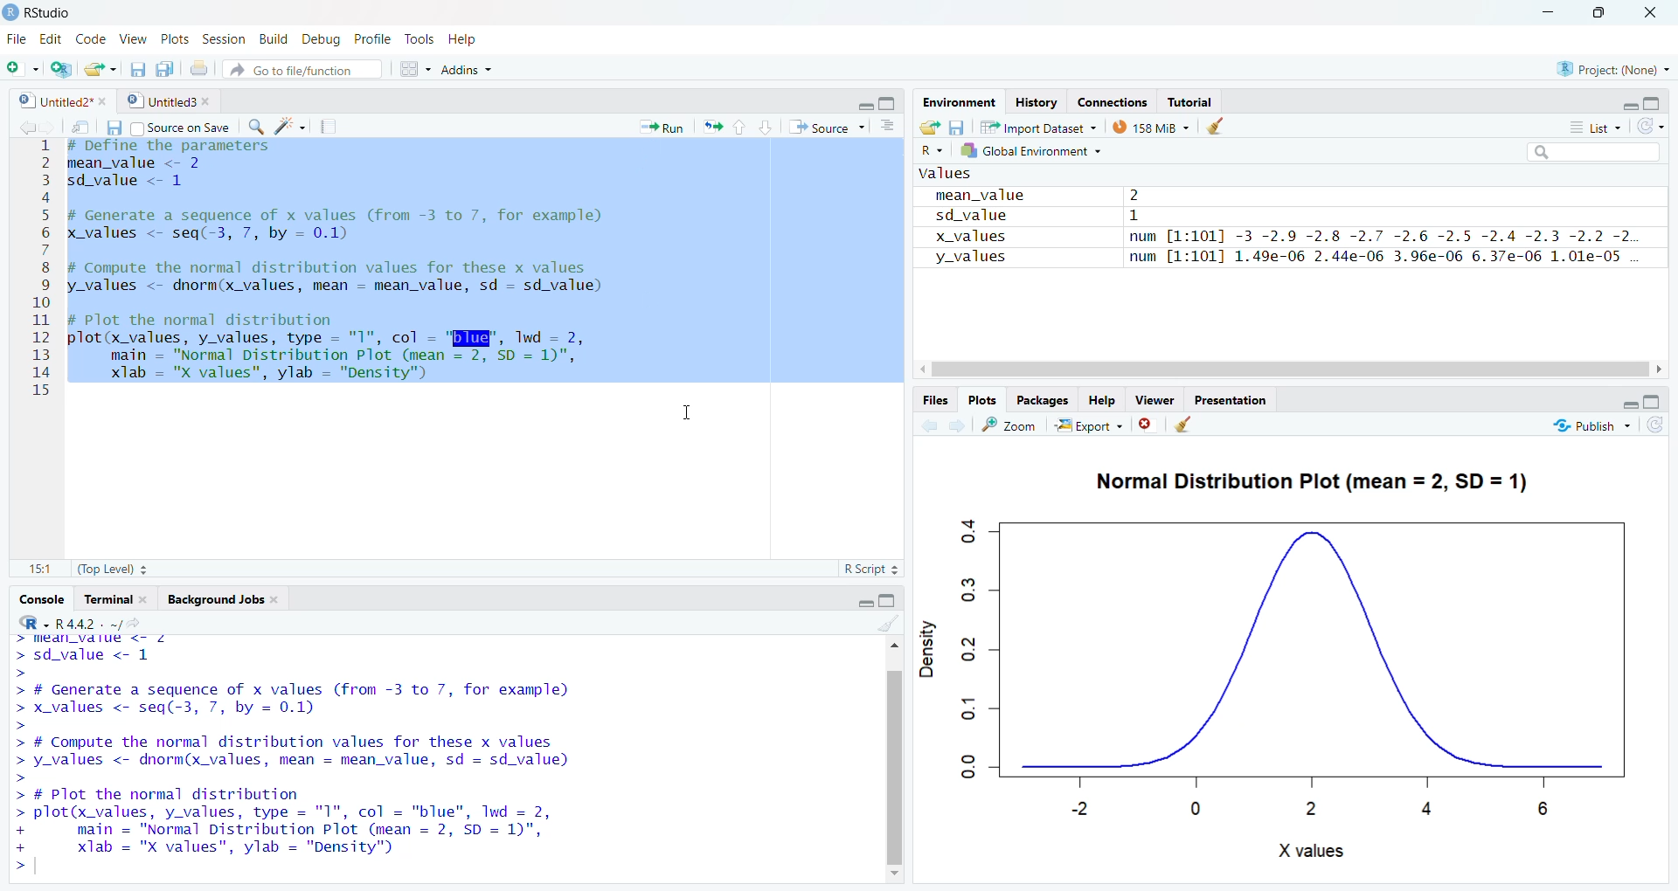 This screenshot has height=891, width=1678. What do you see at coordinates (1040, 399) in the screenshot?
I see `Packages` at bounding box center [1040, 399].